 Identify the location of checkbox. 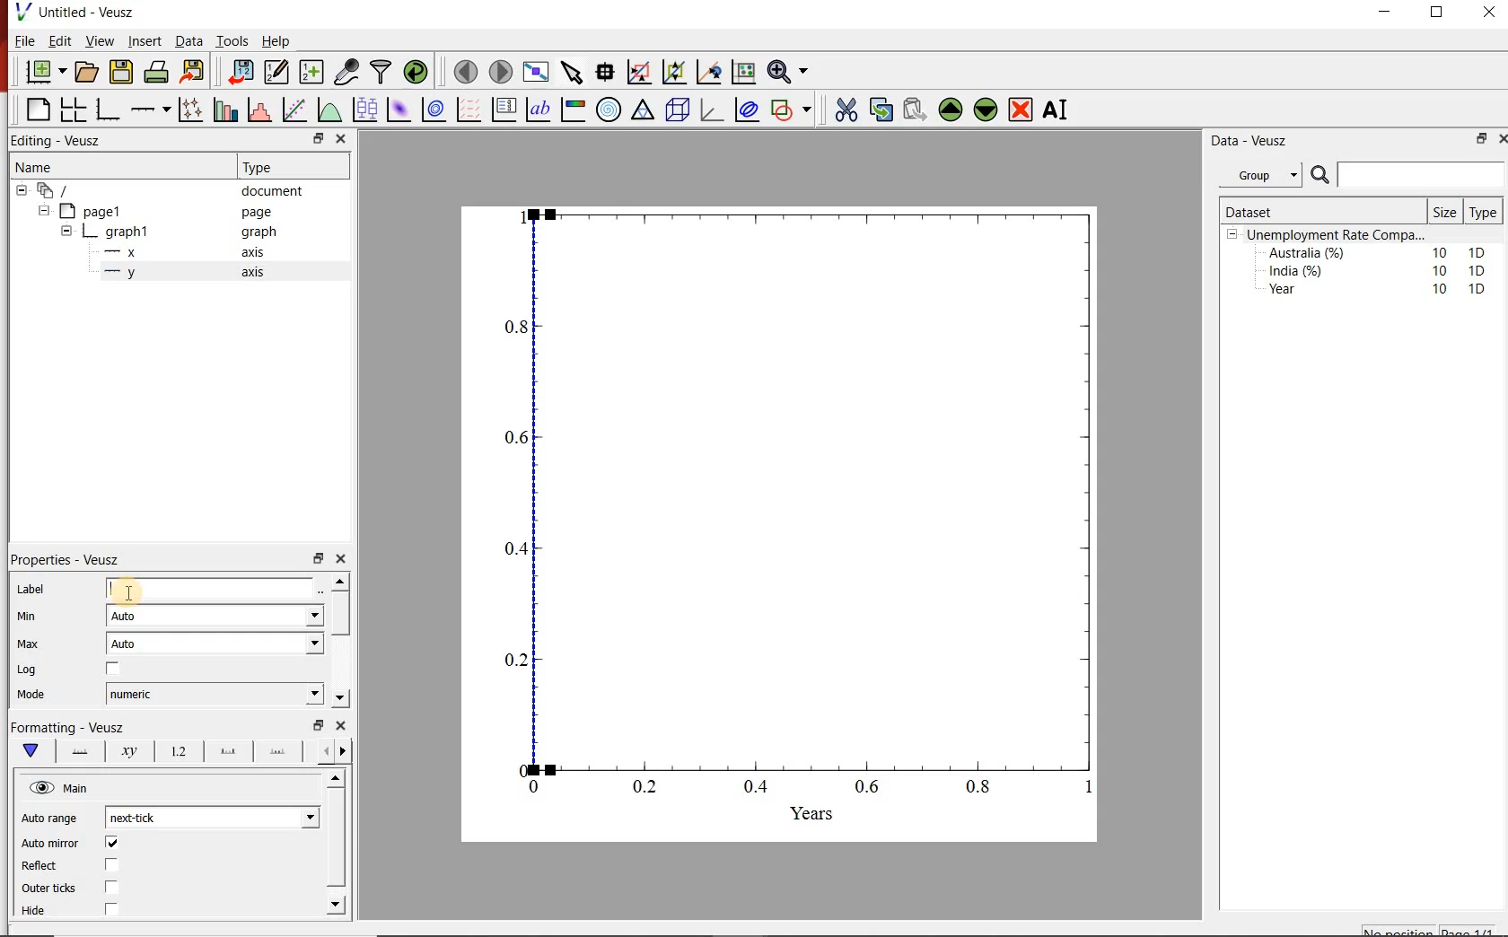
(113, 889).